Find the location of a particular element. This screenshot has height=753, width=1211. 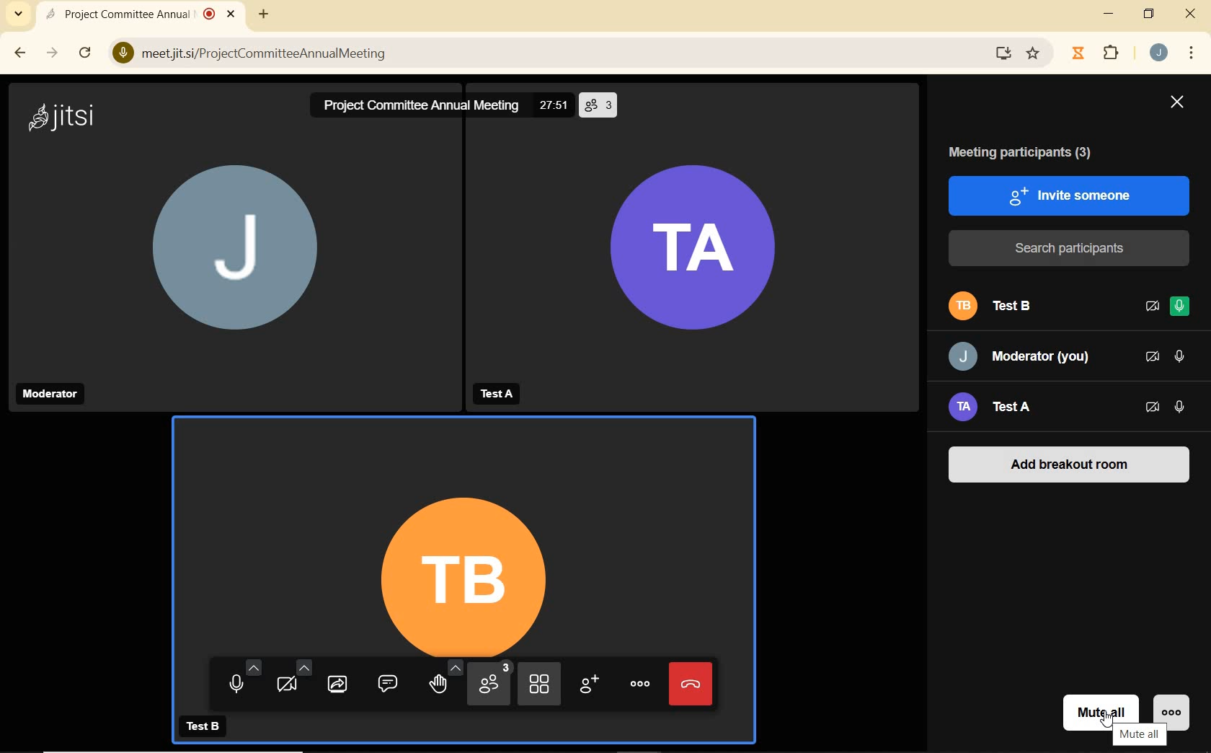

Favorites is located at coordinates (1037, 52).